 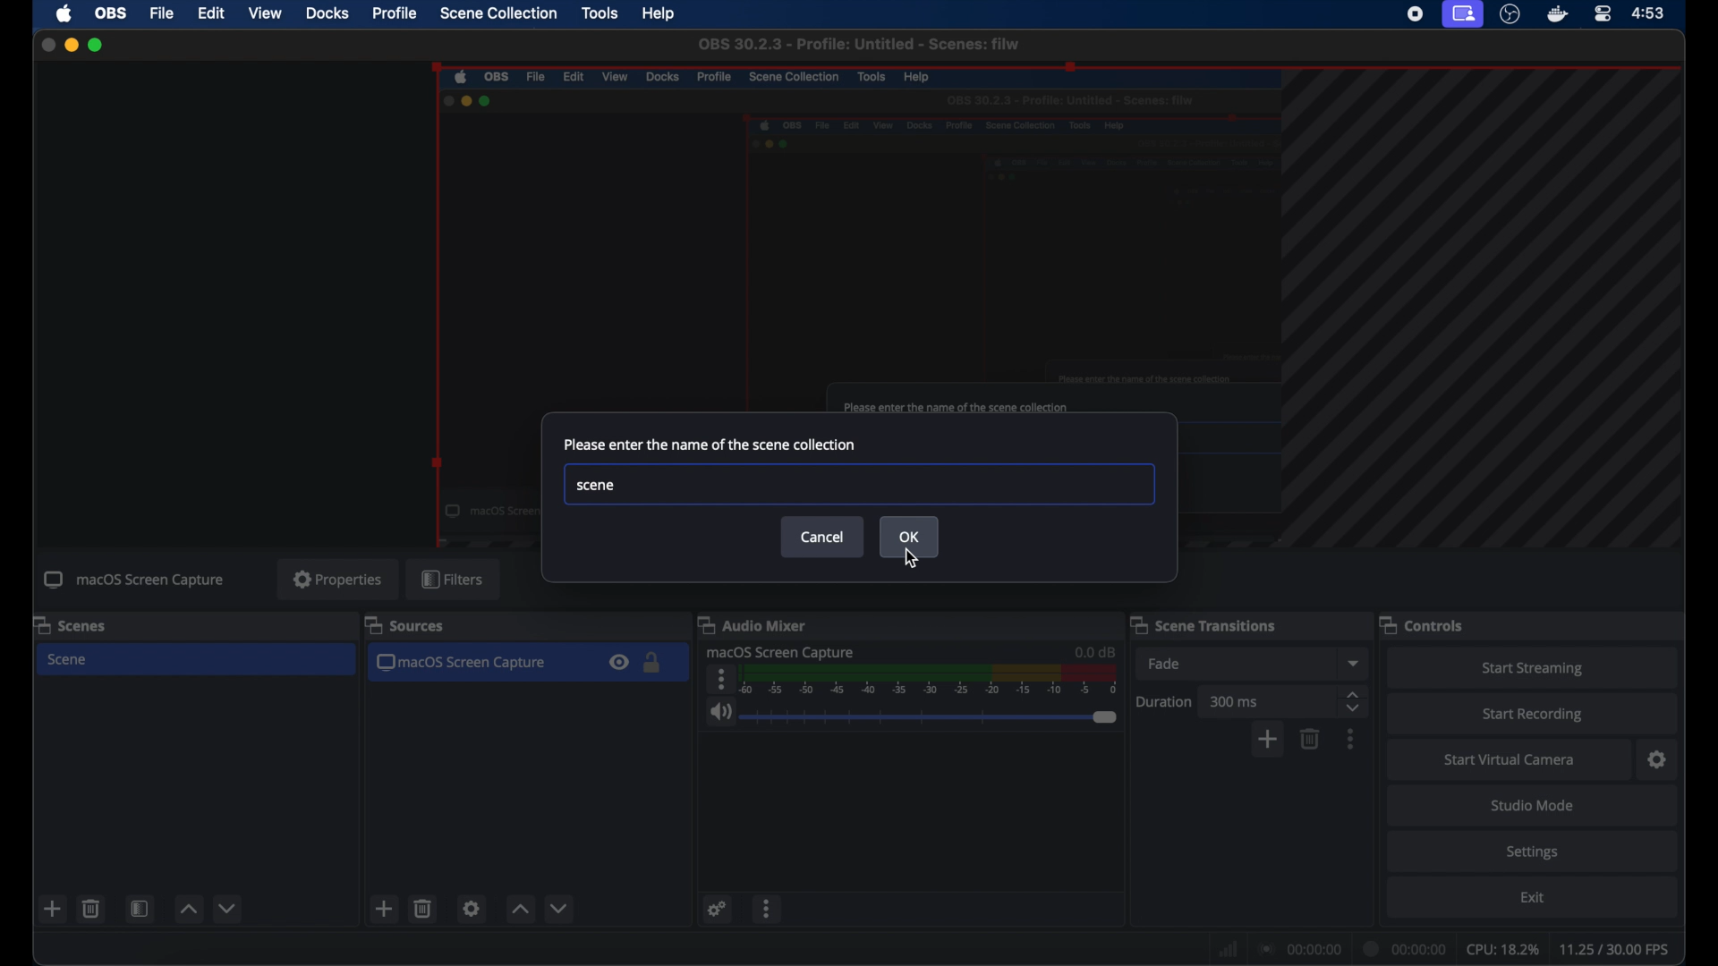 I want to click on add scene transition, so click(x=1269, y=741).